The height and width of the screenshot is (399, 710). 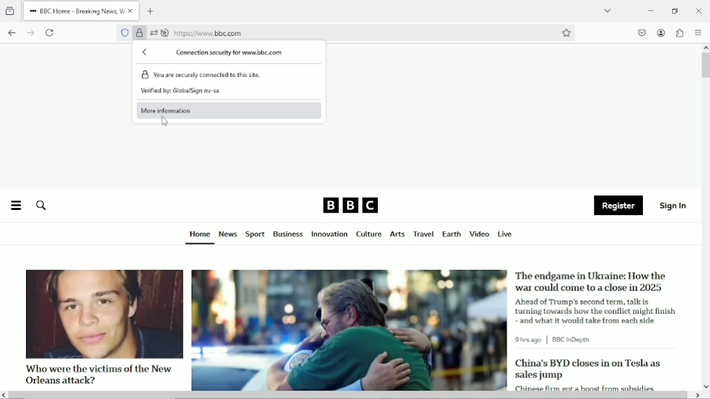 I want to click on Menu, so click(x=16, y=205).